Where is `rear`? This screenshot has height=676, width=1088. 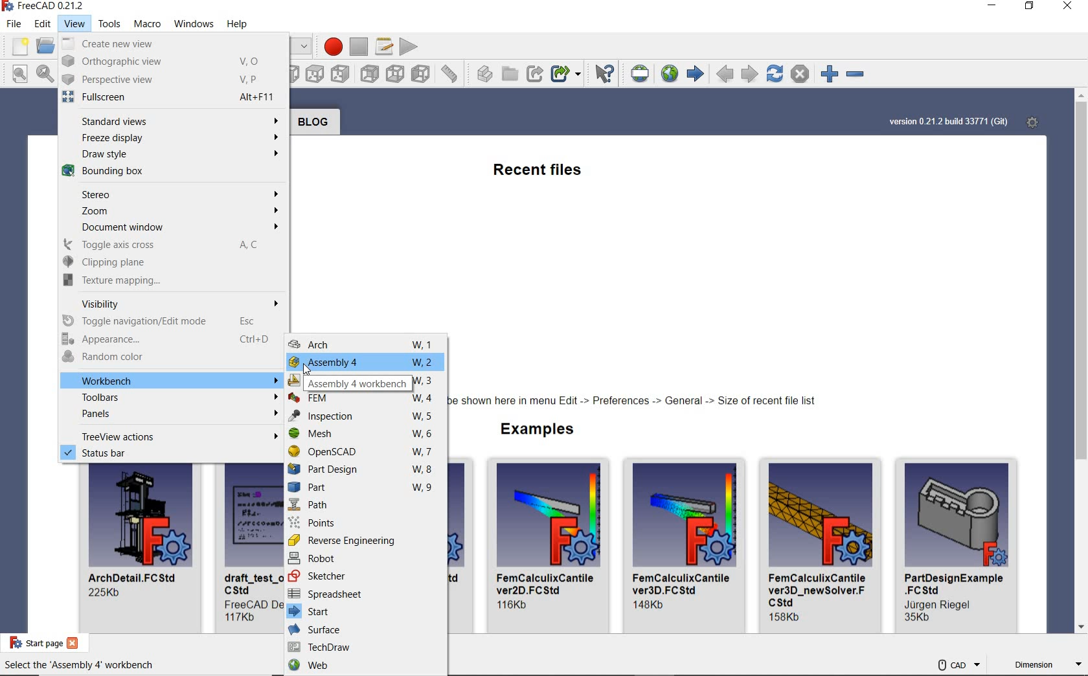 rear is located at coordinates (370, 74).